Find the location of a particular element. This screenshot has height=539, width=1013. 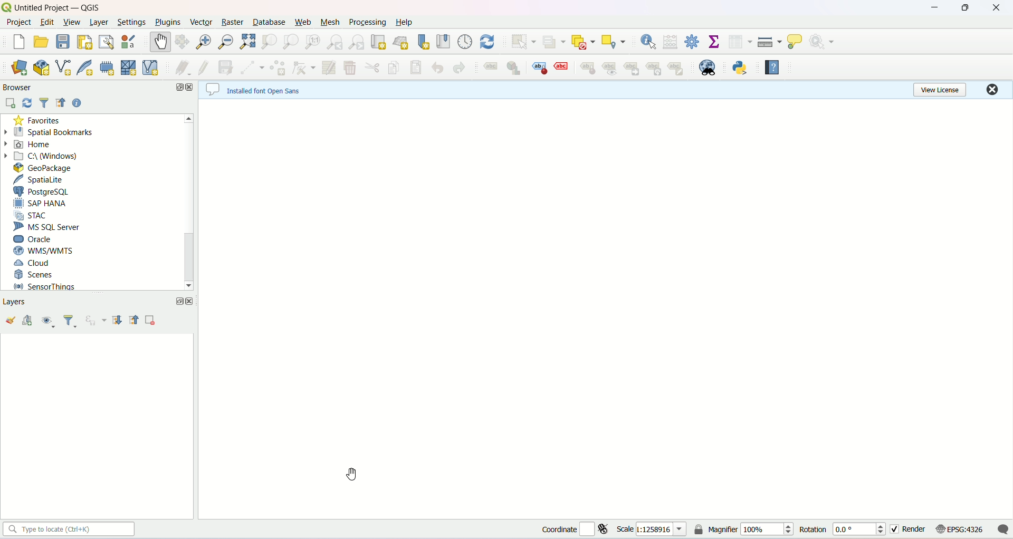

new geopackage layer is located at coordinates (42, 68).